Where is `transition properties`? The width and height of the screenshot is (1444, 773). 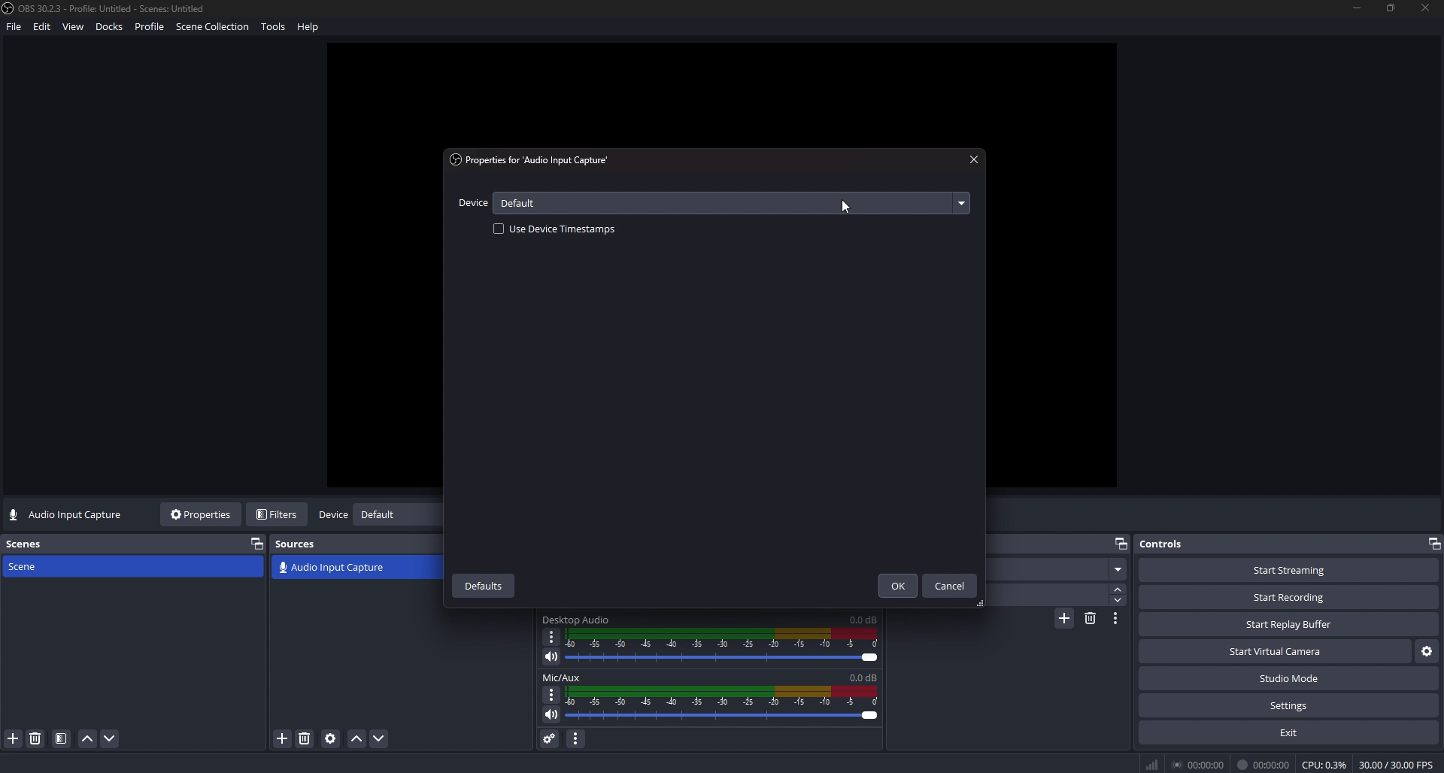
transition properties is located at coordinates (1116, 618).